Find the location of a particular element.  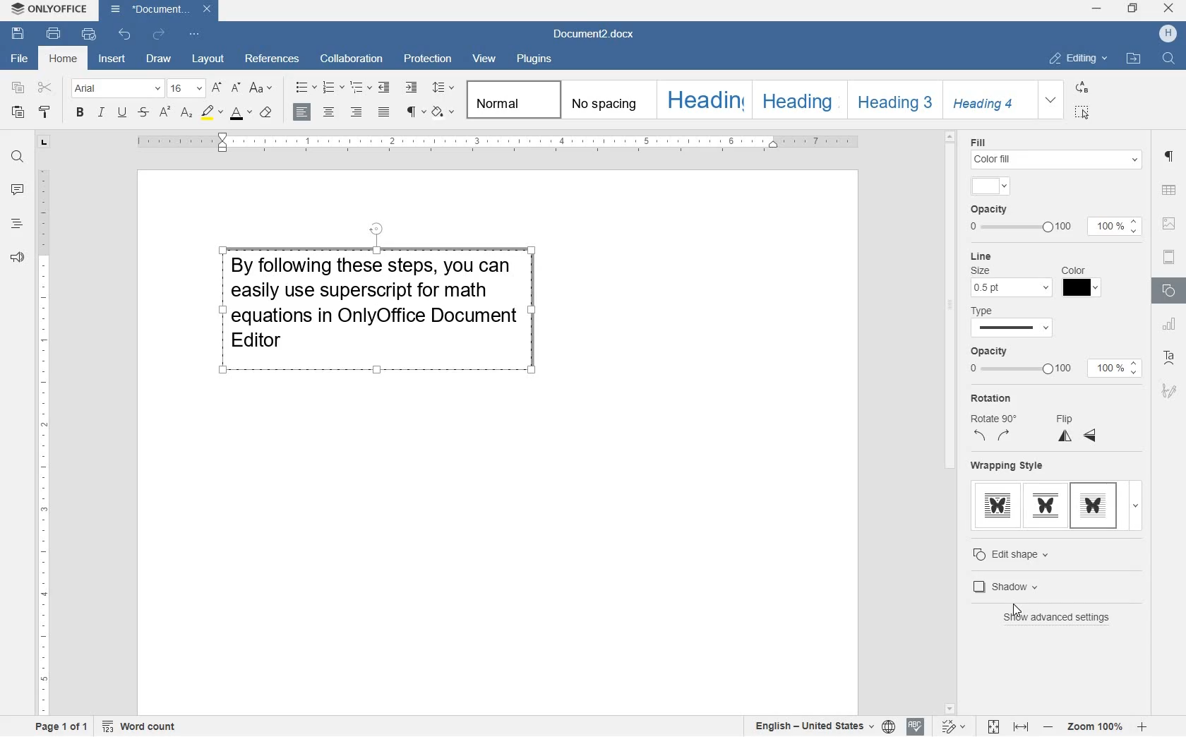

undo is located at coordinates (126, 35).